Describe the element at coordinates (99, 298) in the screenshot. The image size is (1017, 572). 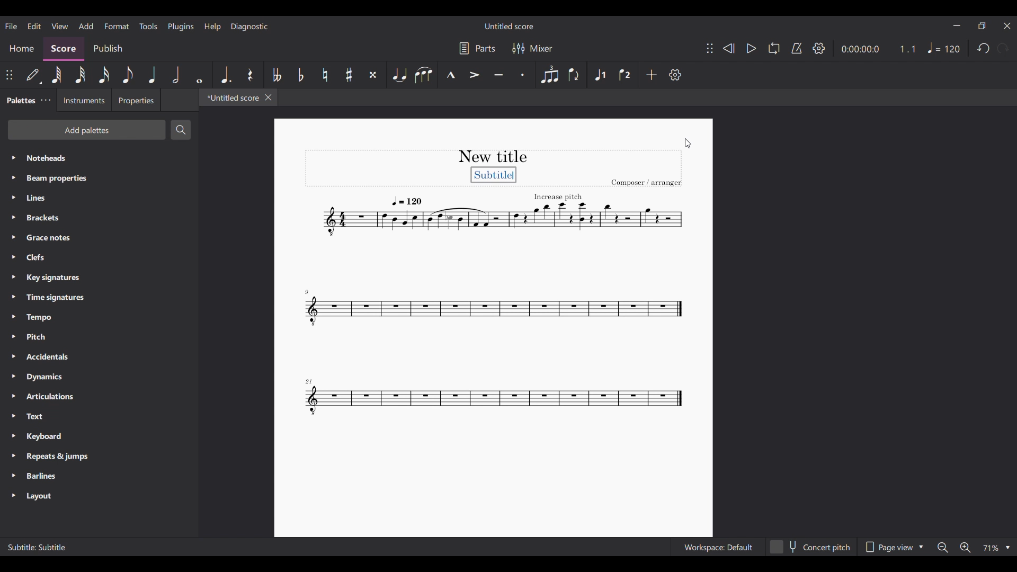
I see `Time signatures` at that location.